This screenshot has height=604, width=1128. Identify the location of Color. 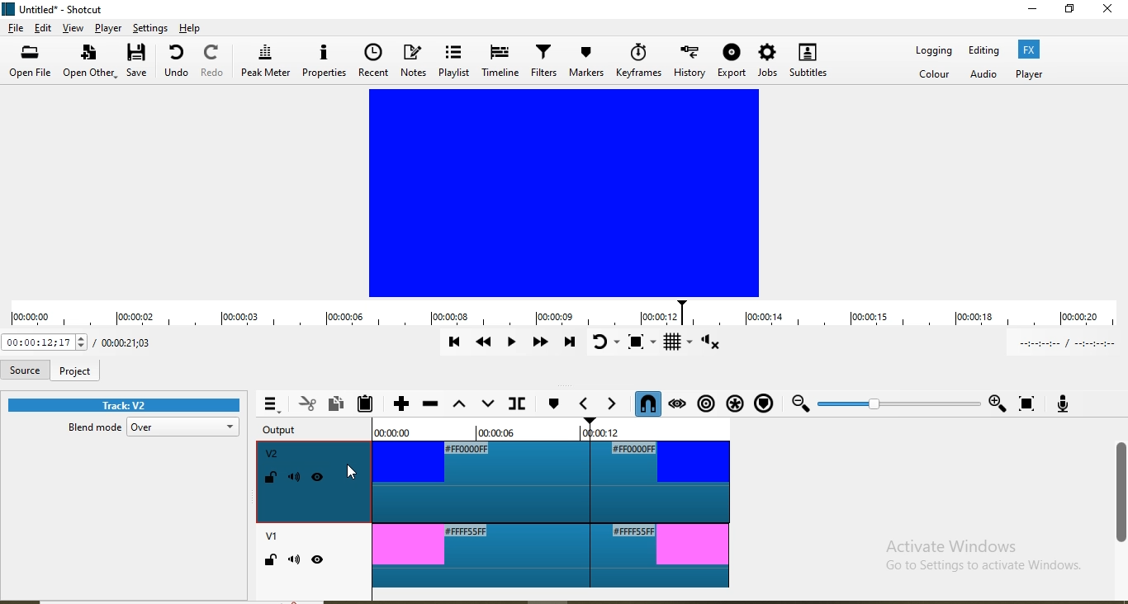
(933, 74).